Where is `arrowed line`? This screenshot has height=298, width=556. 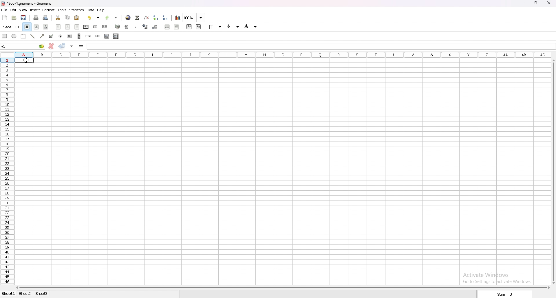
arrowed line is located at coordinates (42, 36).